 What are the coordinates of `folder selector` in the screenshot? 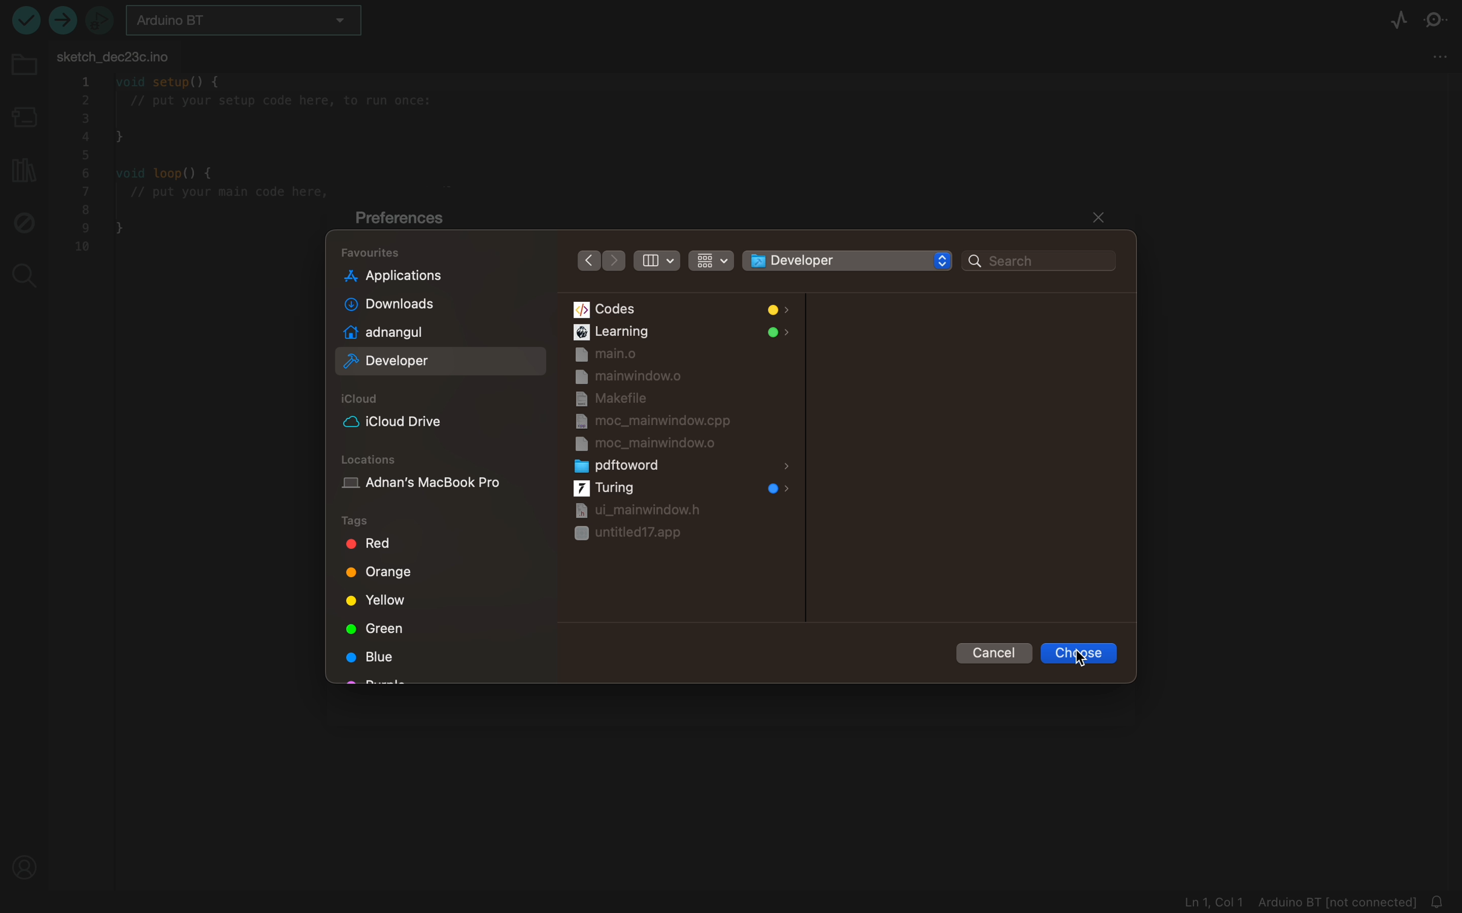 It's located at (845, 262).